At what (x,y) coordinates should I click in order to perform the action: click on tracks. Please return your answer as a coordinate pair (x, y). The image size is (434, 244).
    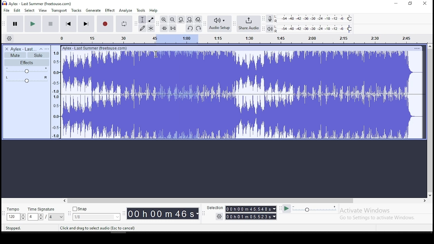
    Looking at the image, I should click on (76, 11).